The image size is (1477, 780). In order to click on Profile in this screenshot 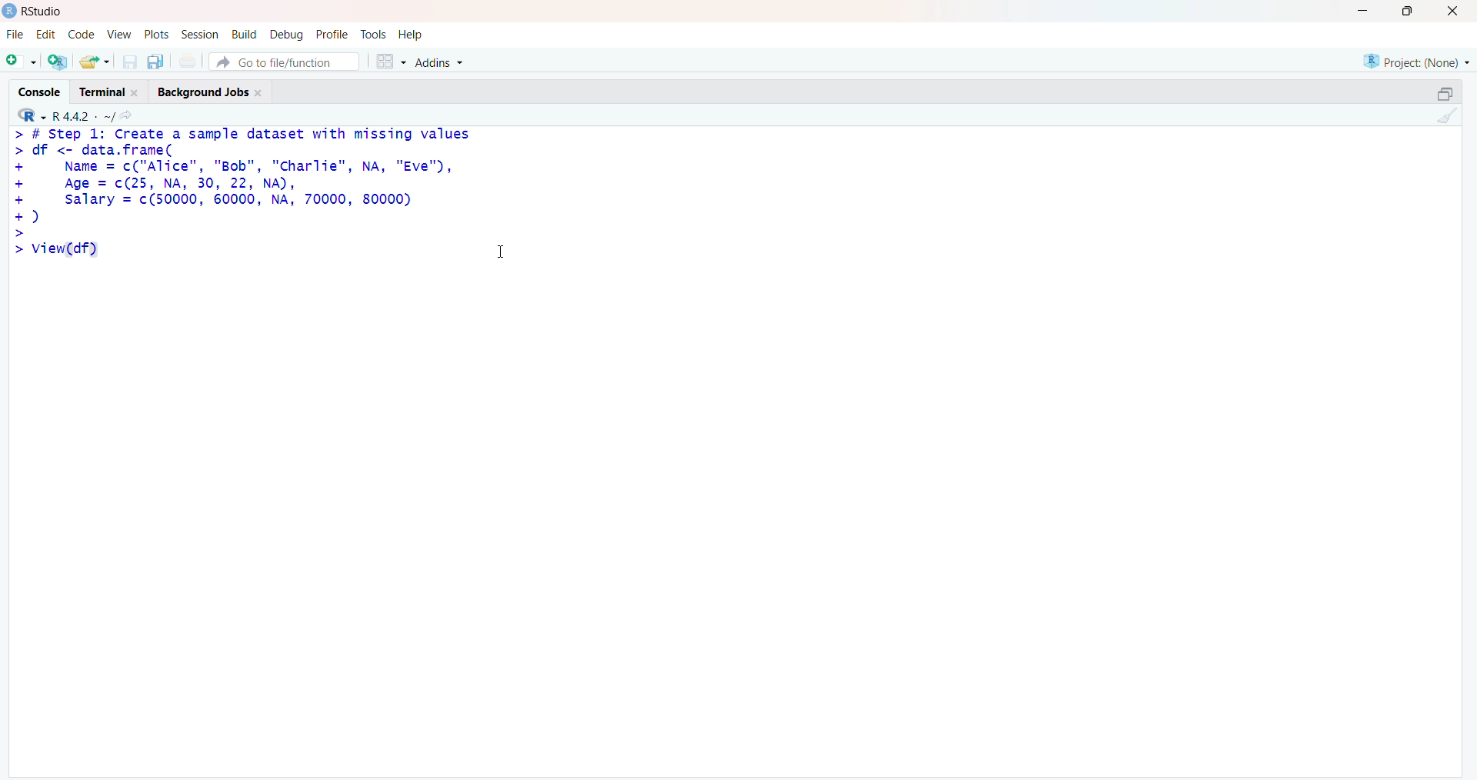, I will do `click(333, 33)`.